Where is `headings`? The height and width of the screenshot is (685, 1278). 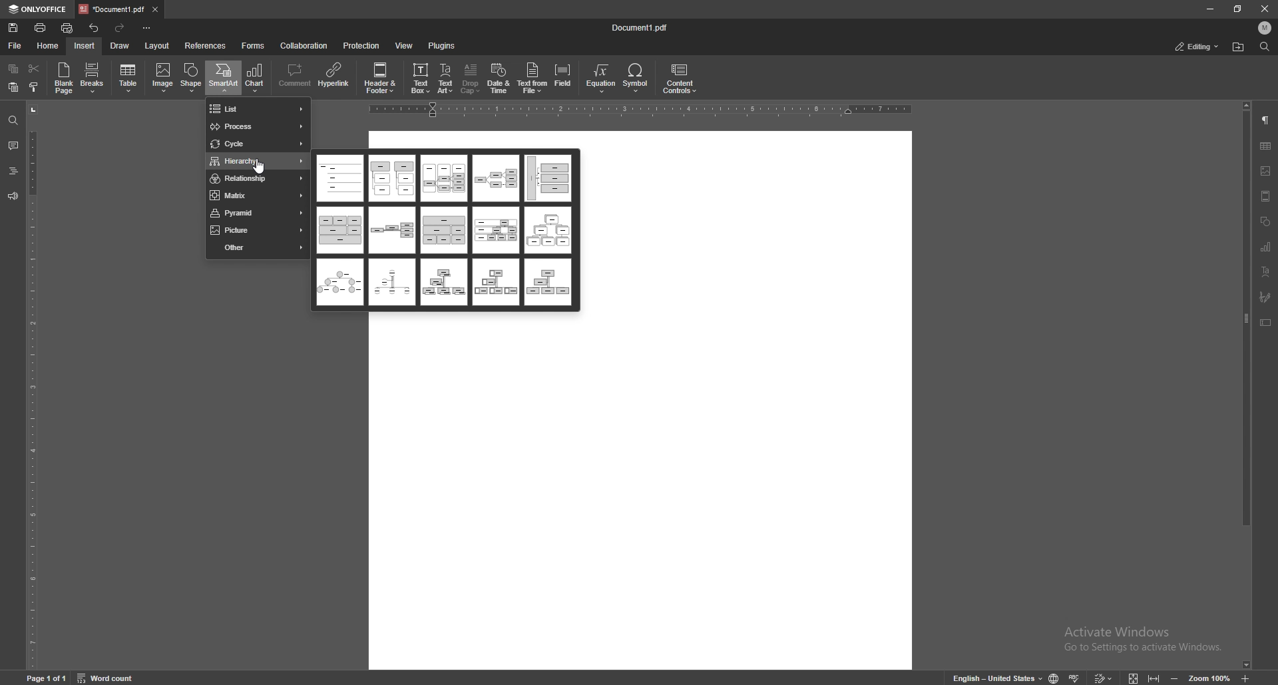 headings is located at coordinates (13, 171).